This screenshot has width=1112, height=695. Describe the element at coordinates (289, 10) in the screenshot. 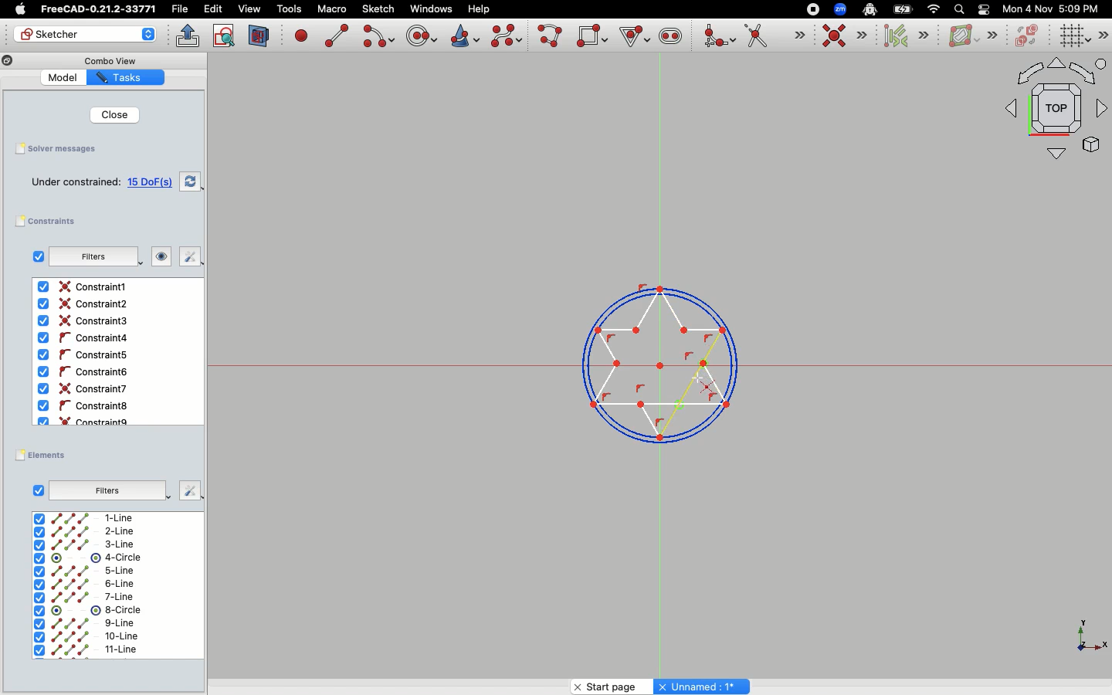

I see `Tools` at that location.